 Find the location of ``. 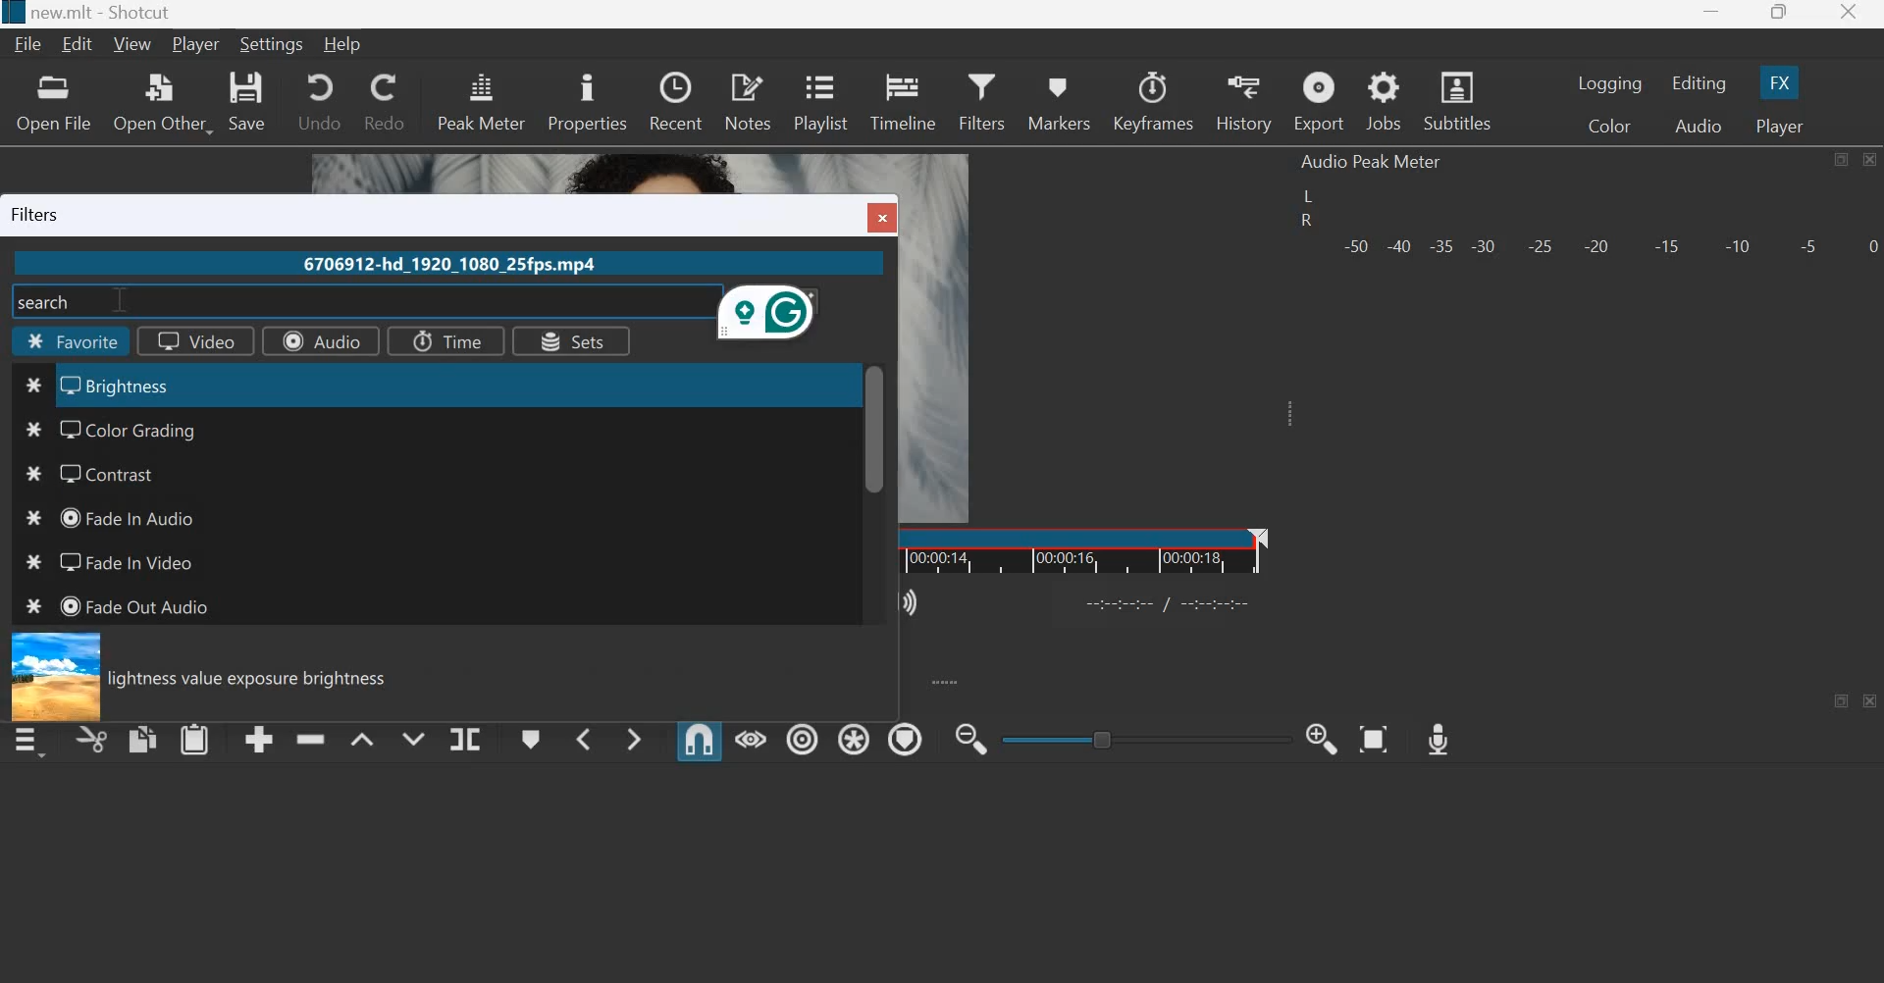

 is located at coordinates (1171, 601).